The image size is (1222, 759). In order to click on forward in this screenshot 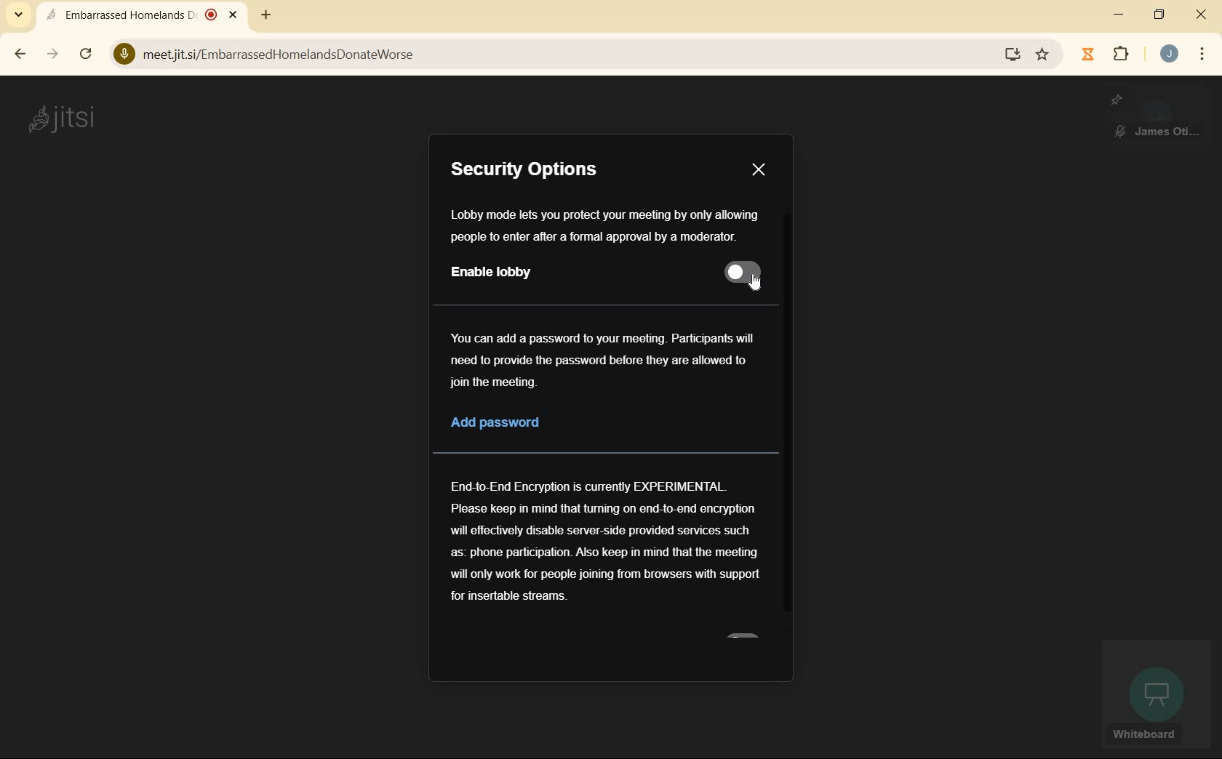, I will do `click(52, 55)`.